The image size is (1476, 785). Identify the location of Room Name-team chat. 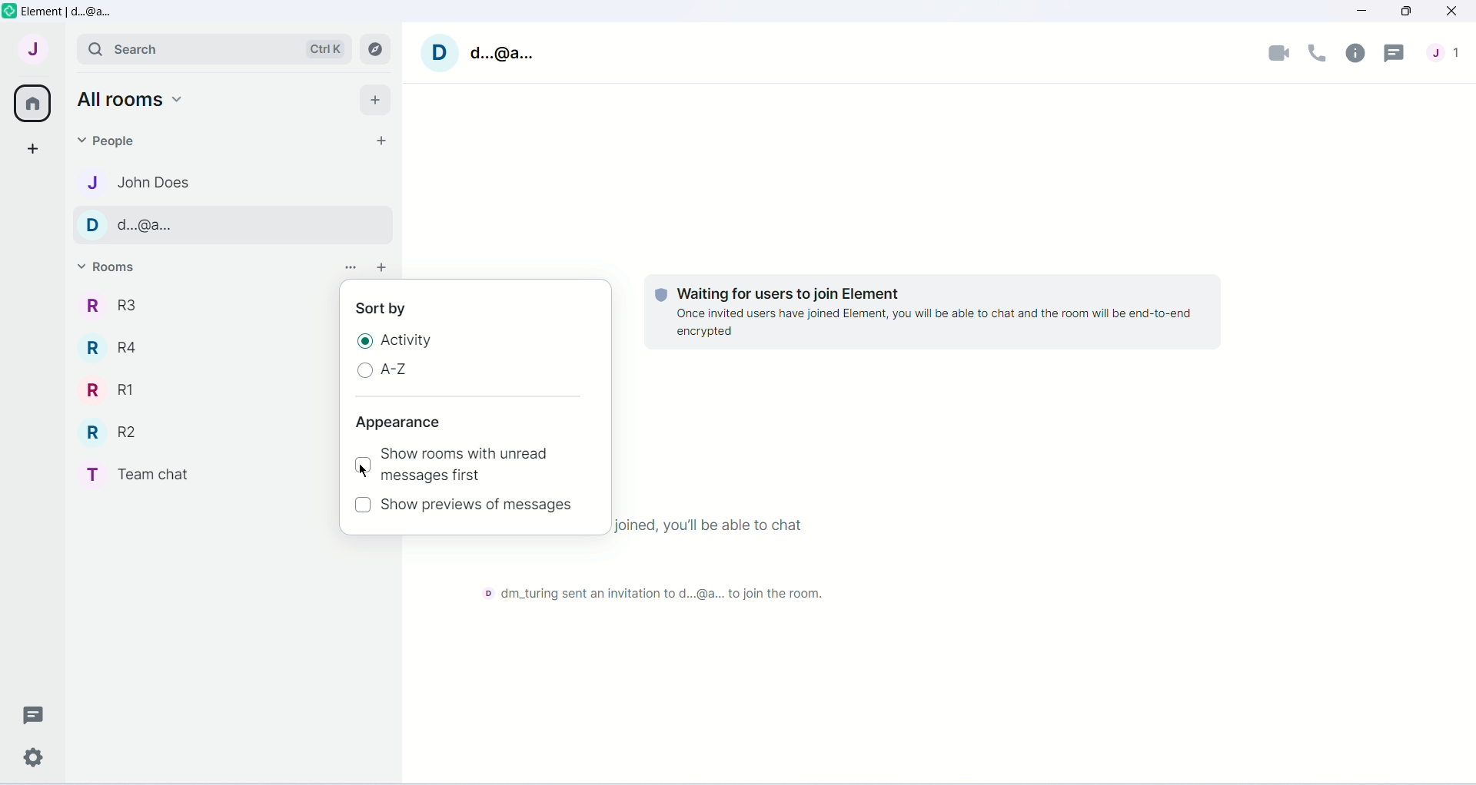
(147, 474).